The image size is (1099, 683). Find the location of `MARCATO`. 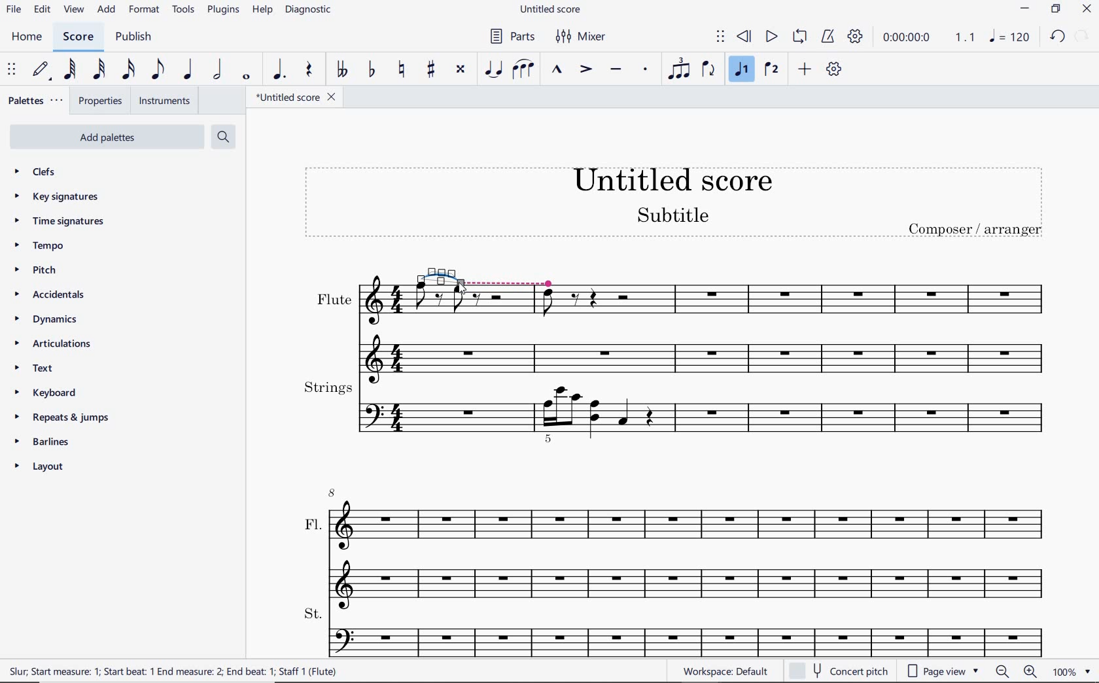

MARCATO is located at coordinates (558, 70).